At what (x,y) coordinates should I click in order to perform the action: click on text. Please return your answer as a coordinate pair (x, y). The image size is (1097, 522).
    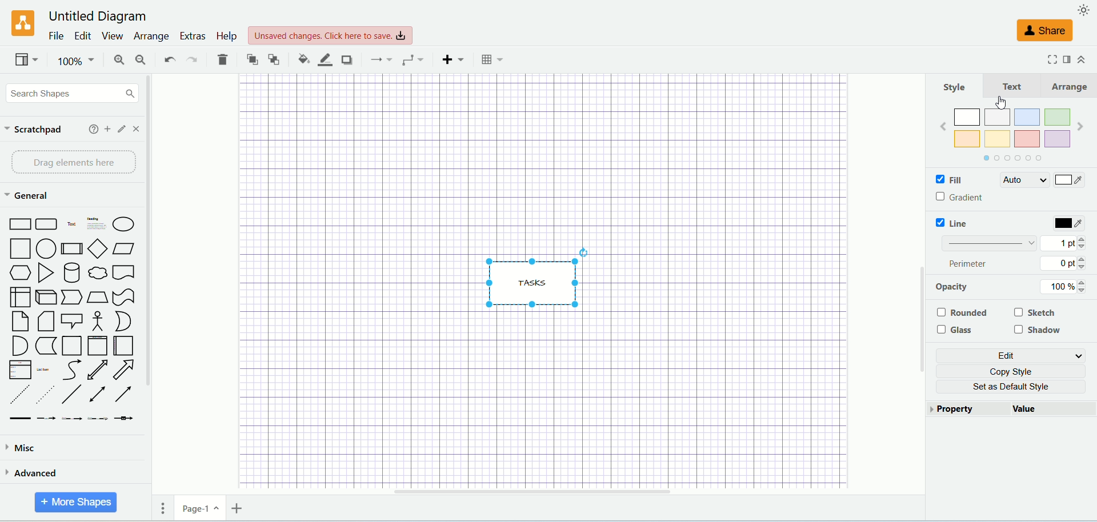
    Looking at the image, I should click on (1011, 86).